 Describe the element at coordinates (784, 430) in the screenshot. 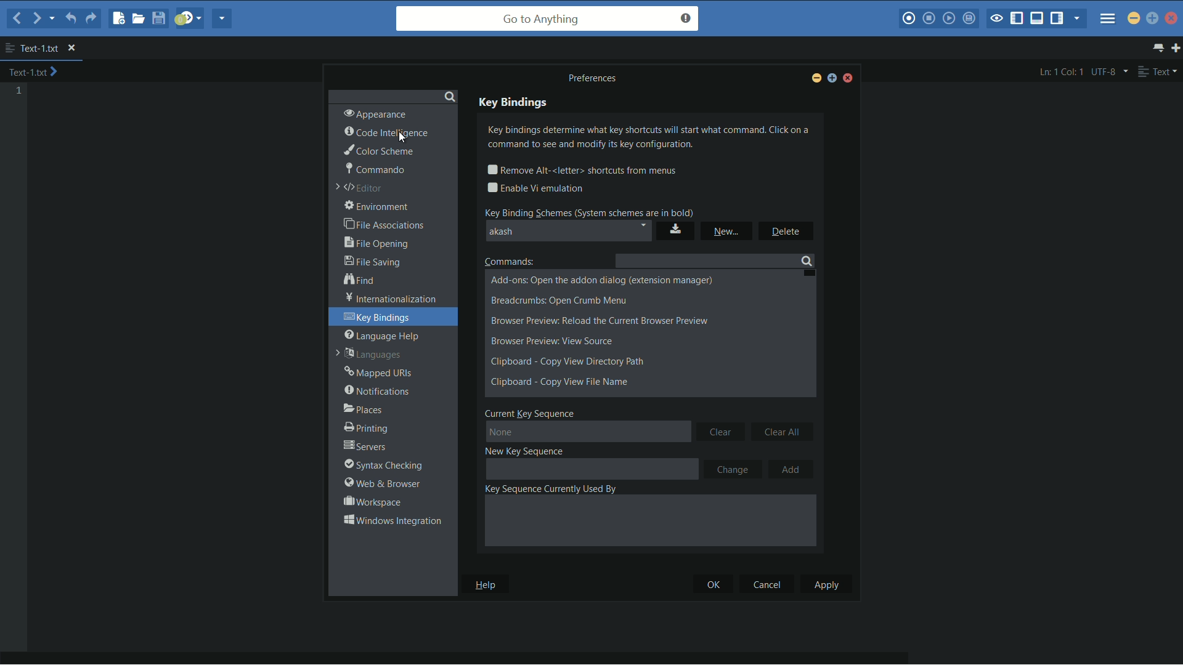

I see `clear all` at that location.